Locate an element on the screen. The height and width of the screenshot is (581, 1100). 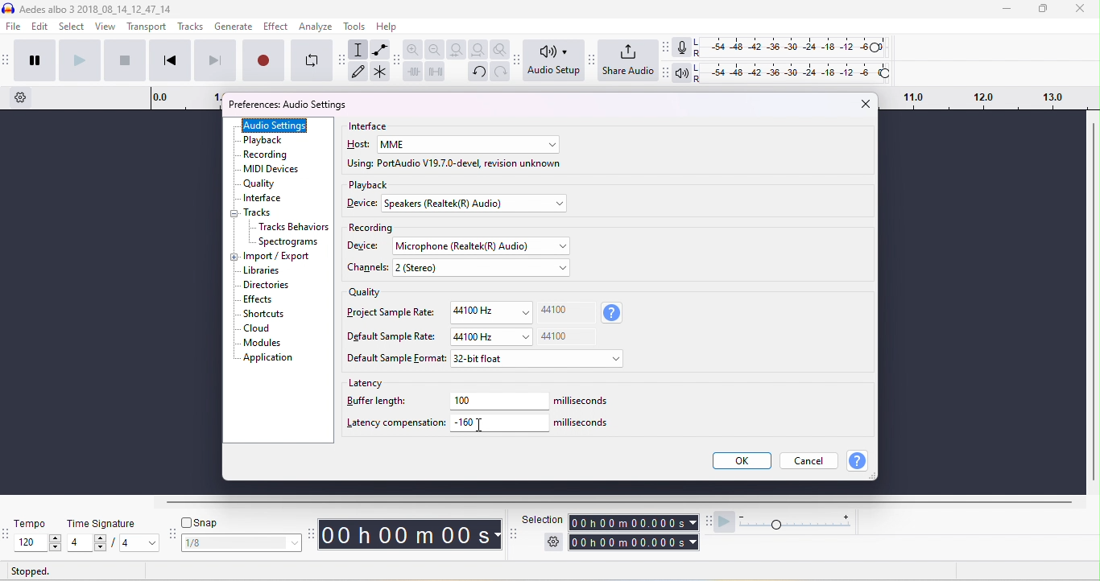
project sample rate is located at coordinates (392, 311).